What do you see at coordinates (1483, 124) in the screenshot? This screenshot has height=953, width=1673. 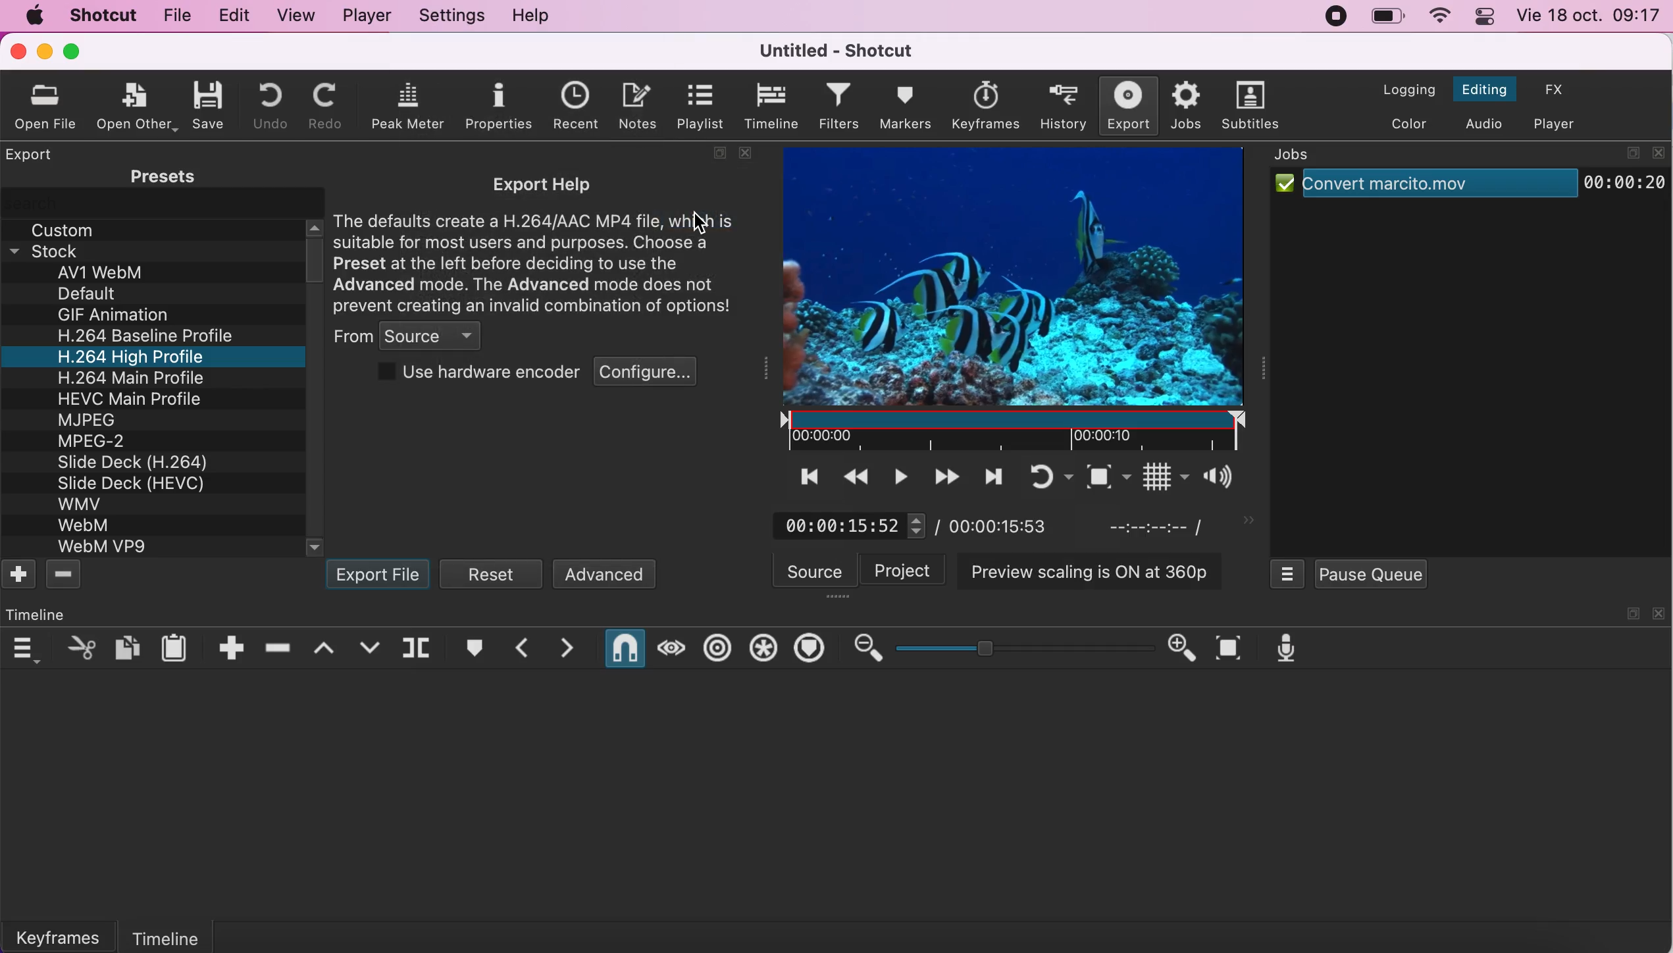 I see `switch to the audio layout` at bounding box center [1483, 124].